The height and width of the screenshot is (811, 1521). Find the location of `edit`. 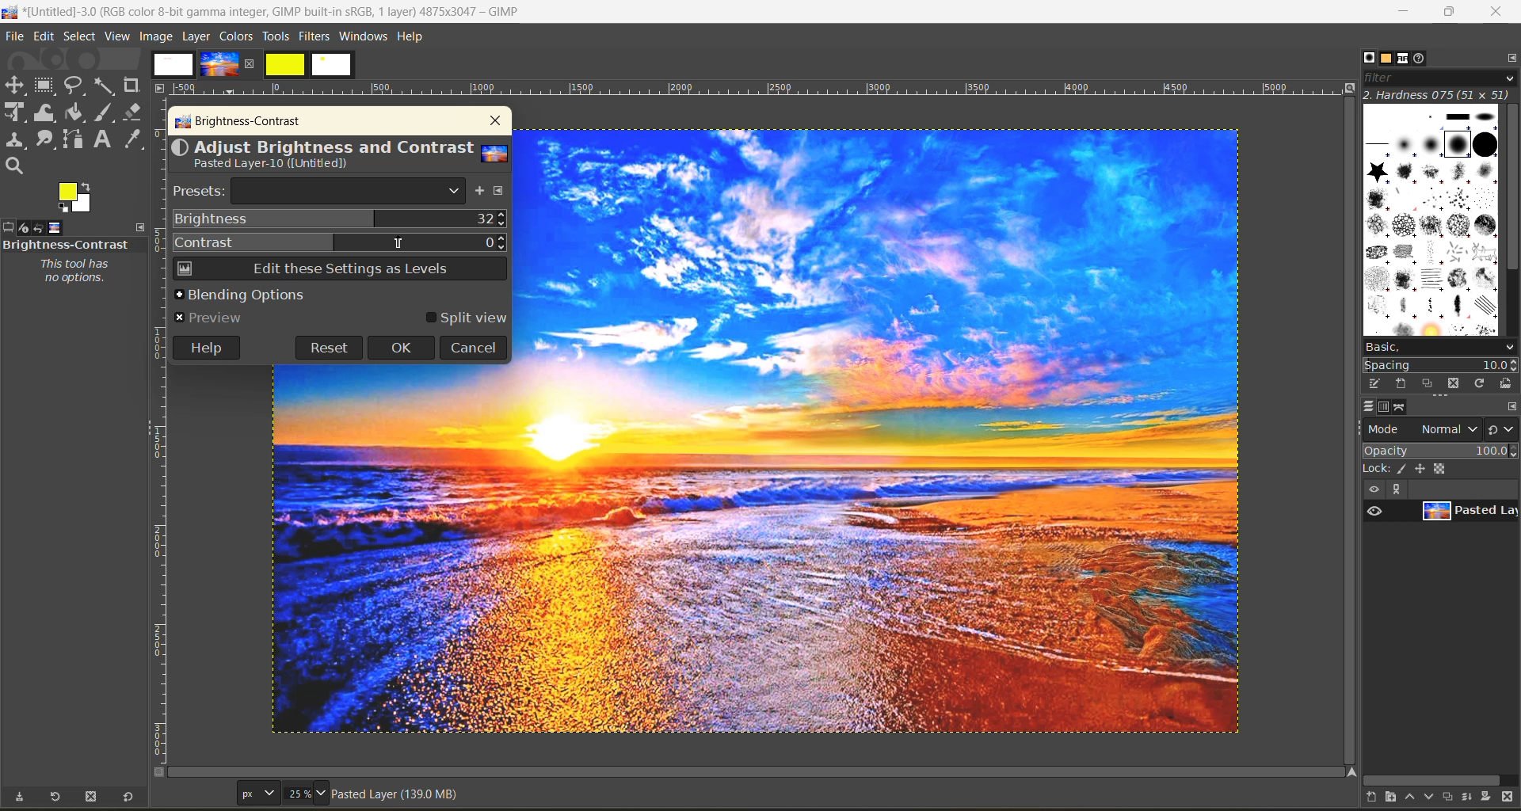

edit is located at coordinates (46, 38).